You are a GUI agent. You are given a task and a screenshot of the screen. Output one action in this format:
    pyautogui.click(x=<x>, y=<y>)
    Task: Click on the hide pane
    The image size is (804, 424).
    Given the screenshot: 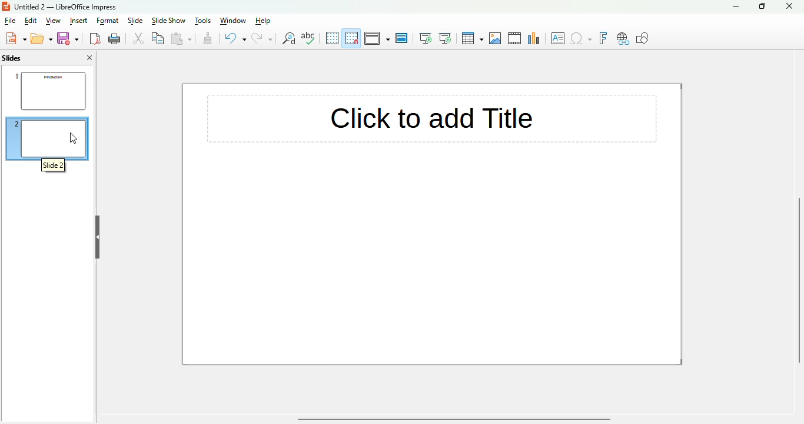 What is the action you would take?
    pyautogui.click(x=98, y=238)
    